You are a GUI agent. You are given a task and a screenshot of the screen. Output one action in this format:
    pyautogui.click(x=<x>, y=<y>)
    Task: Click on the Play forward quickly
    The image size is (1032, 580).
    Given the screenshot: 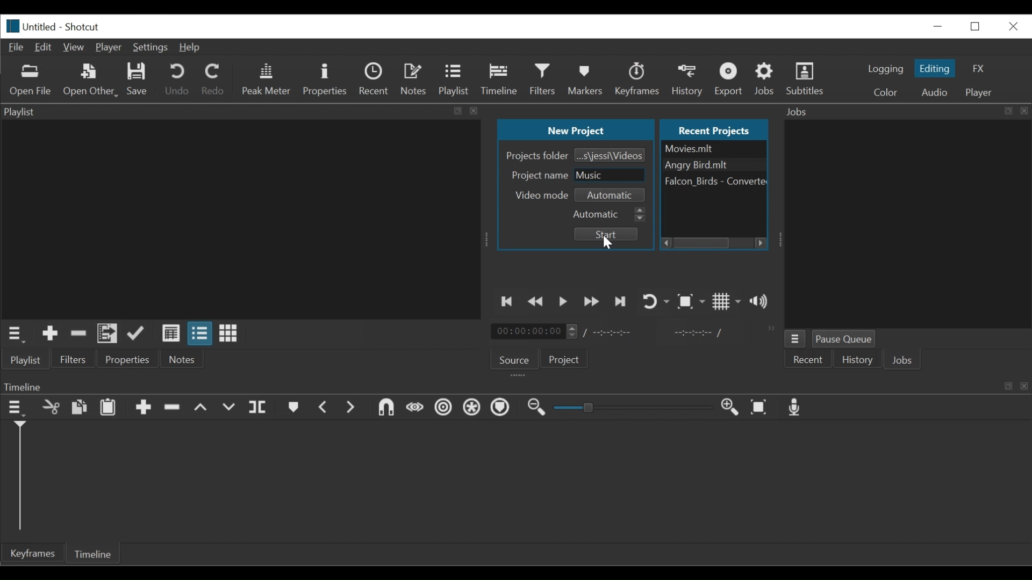 What is the action you would take?
    pyautogui.click(x=592, y=302)
    